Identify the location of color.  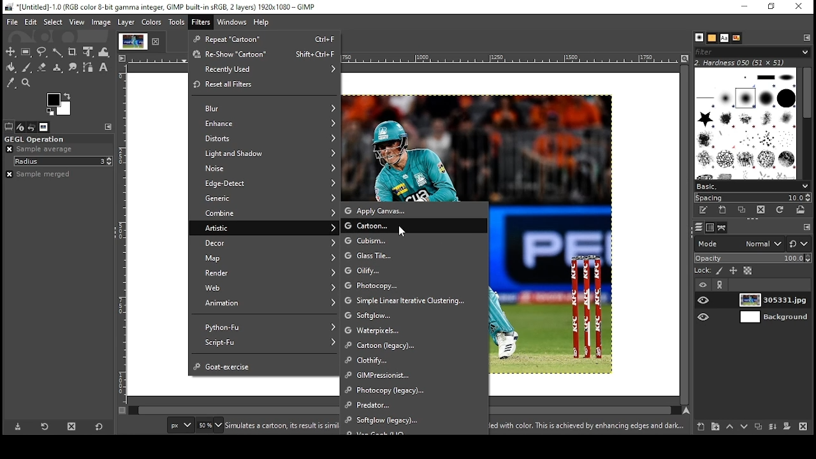
(59, 105).